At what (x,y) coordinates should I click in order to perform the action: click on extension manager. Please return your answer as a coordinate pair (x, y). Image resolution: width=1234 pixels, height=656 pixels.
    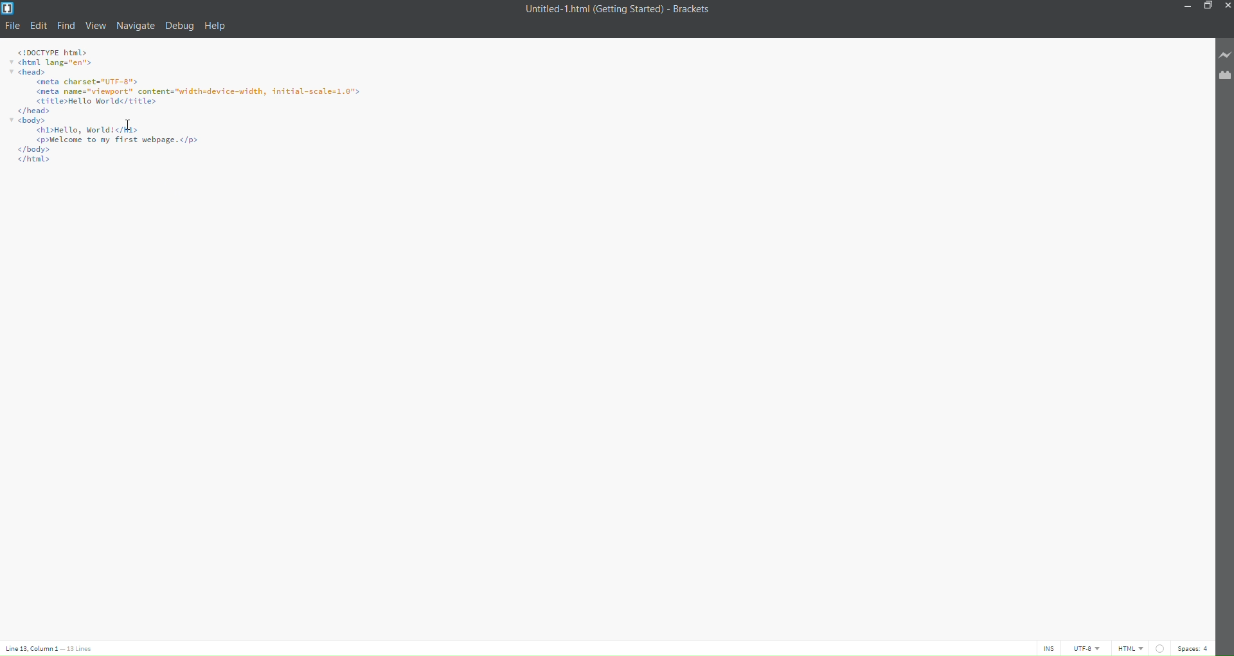
    Looking at the image, I should click on (1222, 75).